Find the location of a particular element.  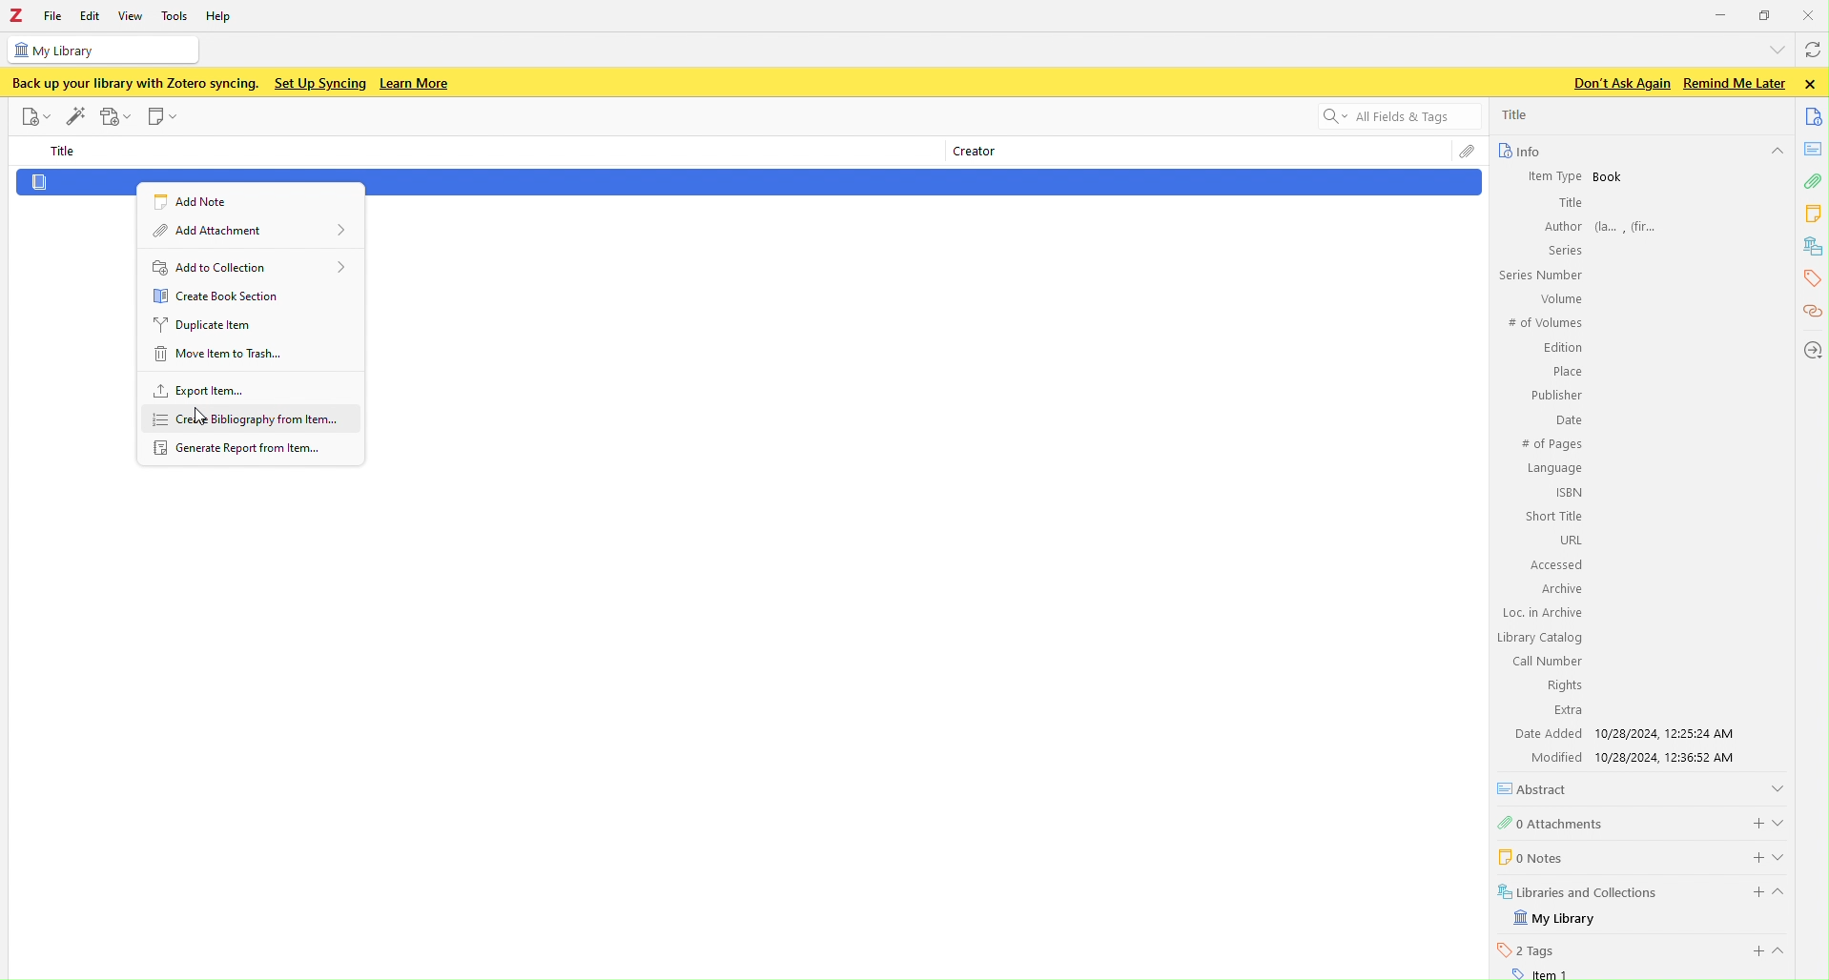

10/28/2024, 12:25:24 AM is located at coordinates (1671, 733).